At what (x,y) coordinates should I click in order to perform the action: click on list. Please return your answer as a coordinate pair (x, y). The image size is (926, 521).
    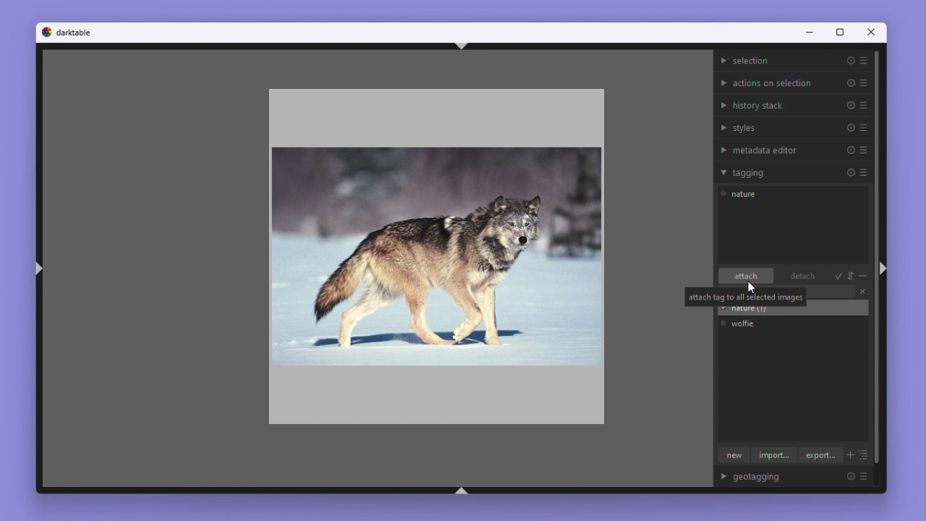
    Looking at the image, I should click on (865, 456).